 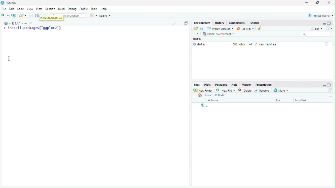 I want to click on Select all, so click(x=194, y=95).